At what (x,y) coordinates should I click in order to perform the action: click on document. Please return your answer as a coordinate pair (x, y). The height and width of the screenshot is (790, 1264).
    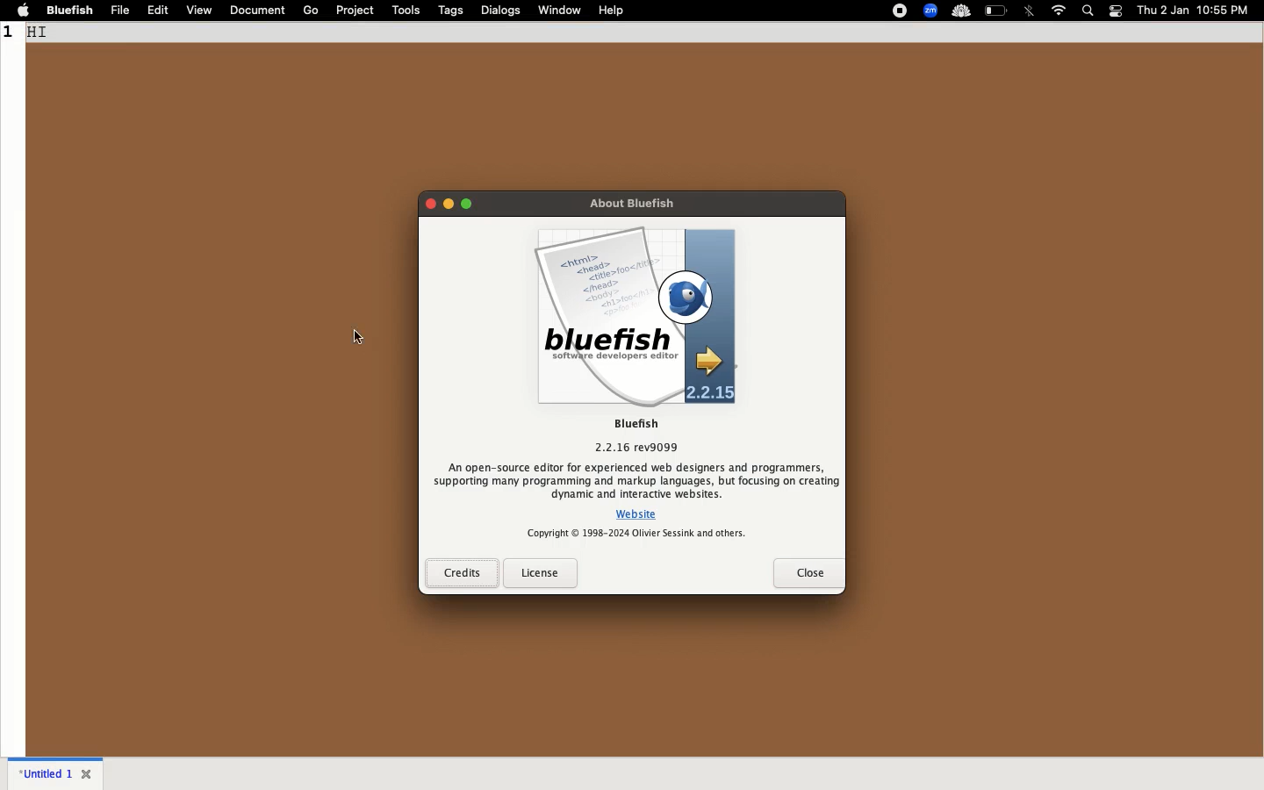
    Looking at the image, I should click on (256, 9).